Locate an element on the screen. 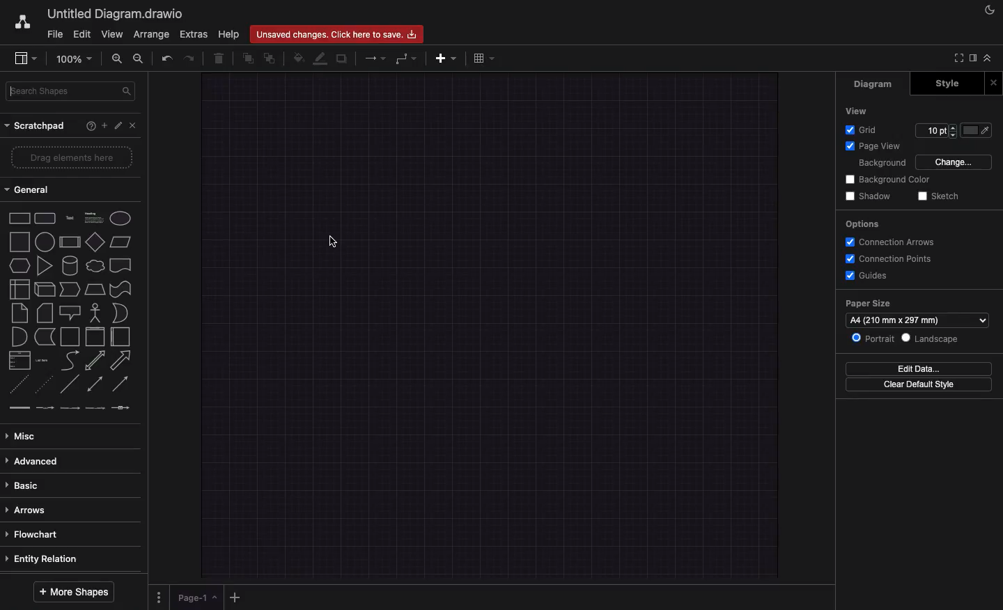 This screenshot has width=1003, height=610. Misc is located at coordinates (24, 436).